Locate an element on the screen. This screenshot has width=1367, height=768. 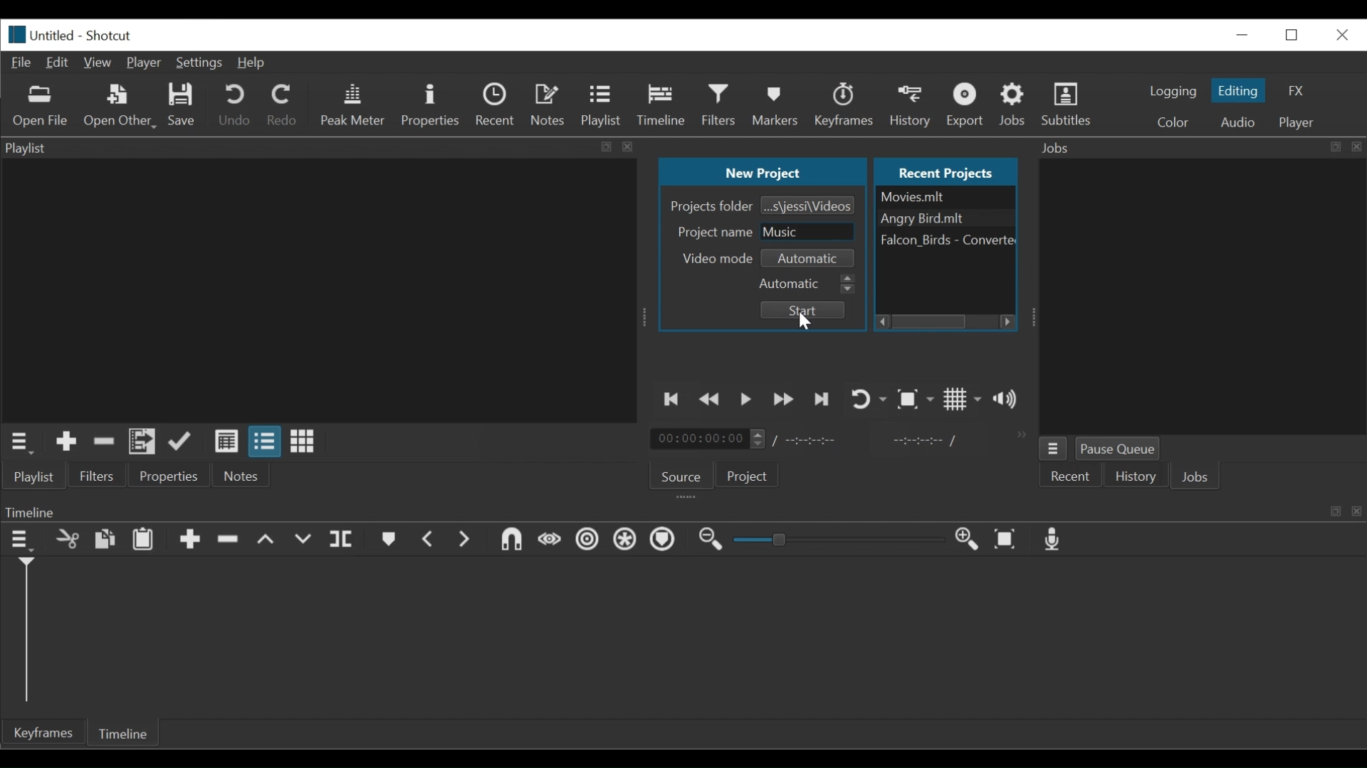
Recent Projects is located at coordinates (942, 171).